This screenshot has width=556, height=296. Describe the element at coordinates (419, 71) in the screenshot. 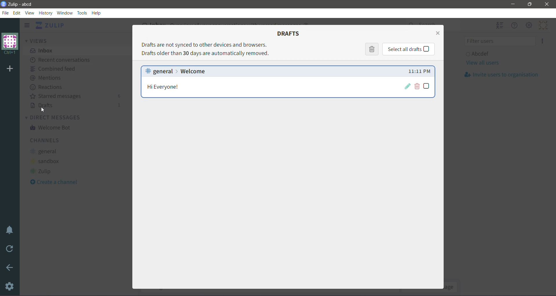

I see `Draft compose time` at that location.